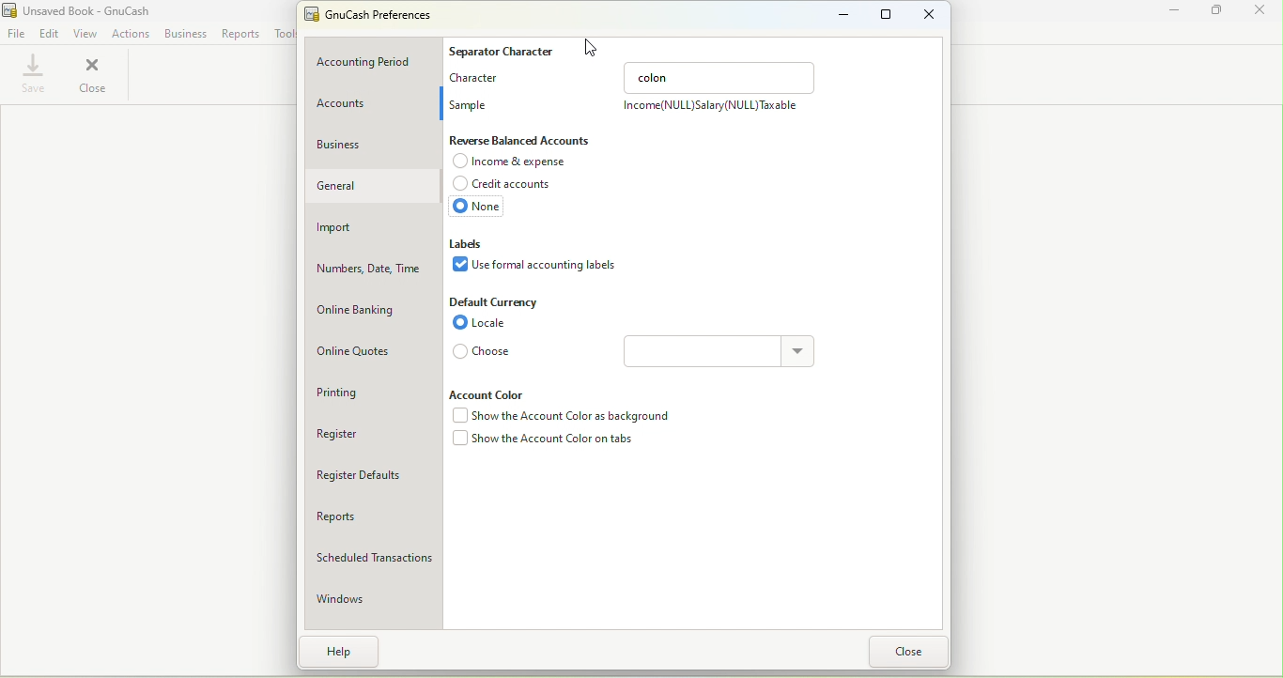 The image size is (1283, 678). Describe the element at coordinates (31, 74) in the screenshot. I see `Save` at that location.